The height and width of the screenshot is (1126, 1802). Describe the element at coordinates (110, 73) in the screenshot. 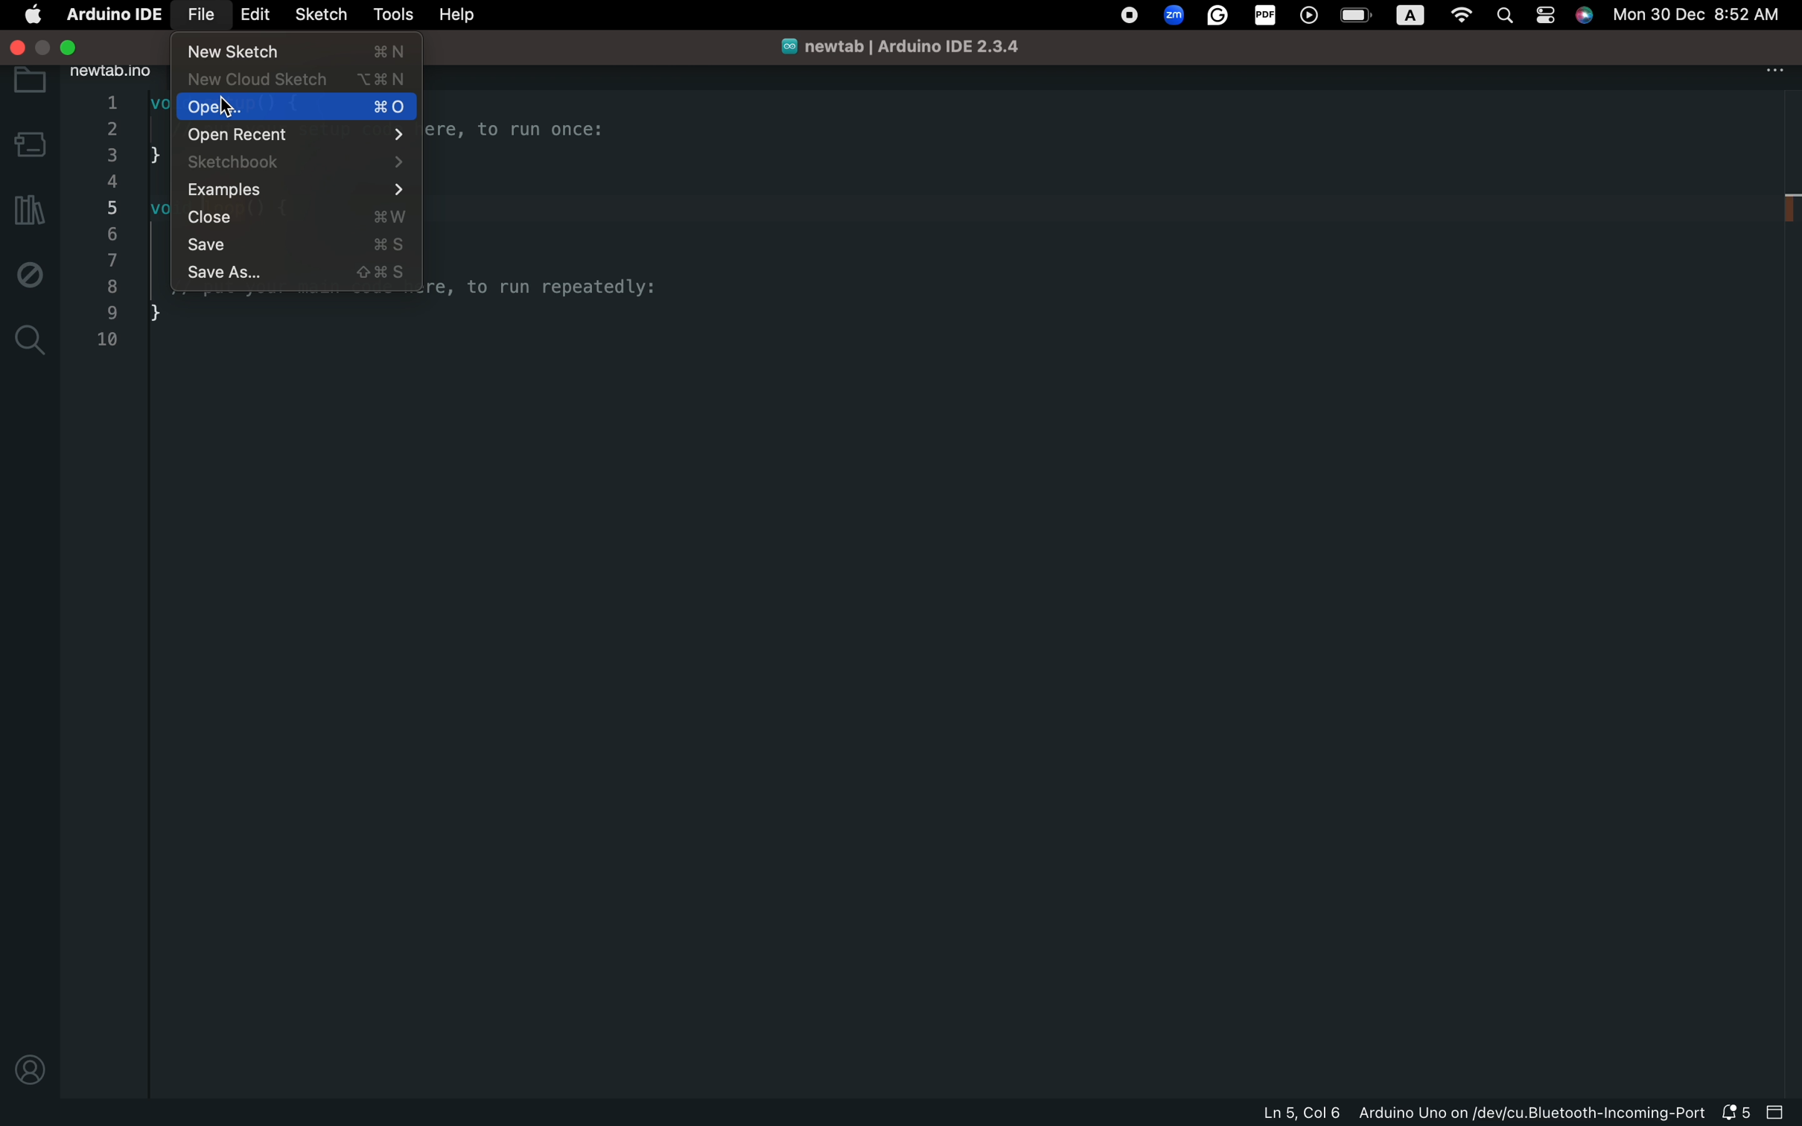

I see `new tab` at that location.